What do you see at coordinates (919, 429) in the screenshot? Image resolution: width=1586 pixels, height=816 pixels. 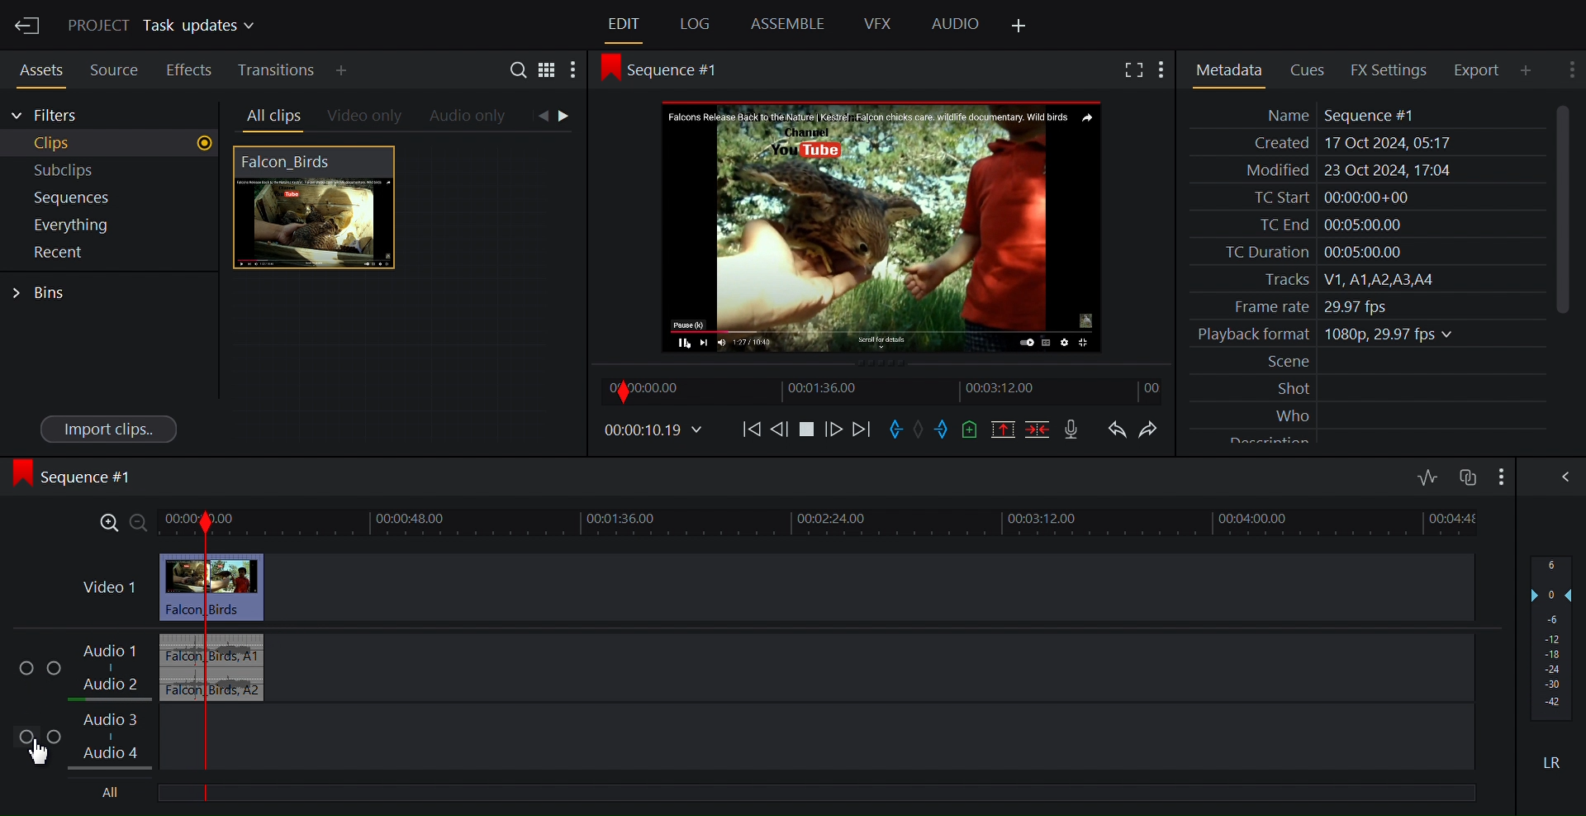 I see `Clear marks` at bounding box center [919, 429].